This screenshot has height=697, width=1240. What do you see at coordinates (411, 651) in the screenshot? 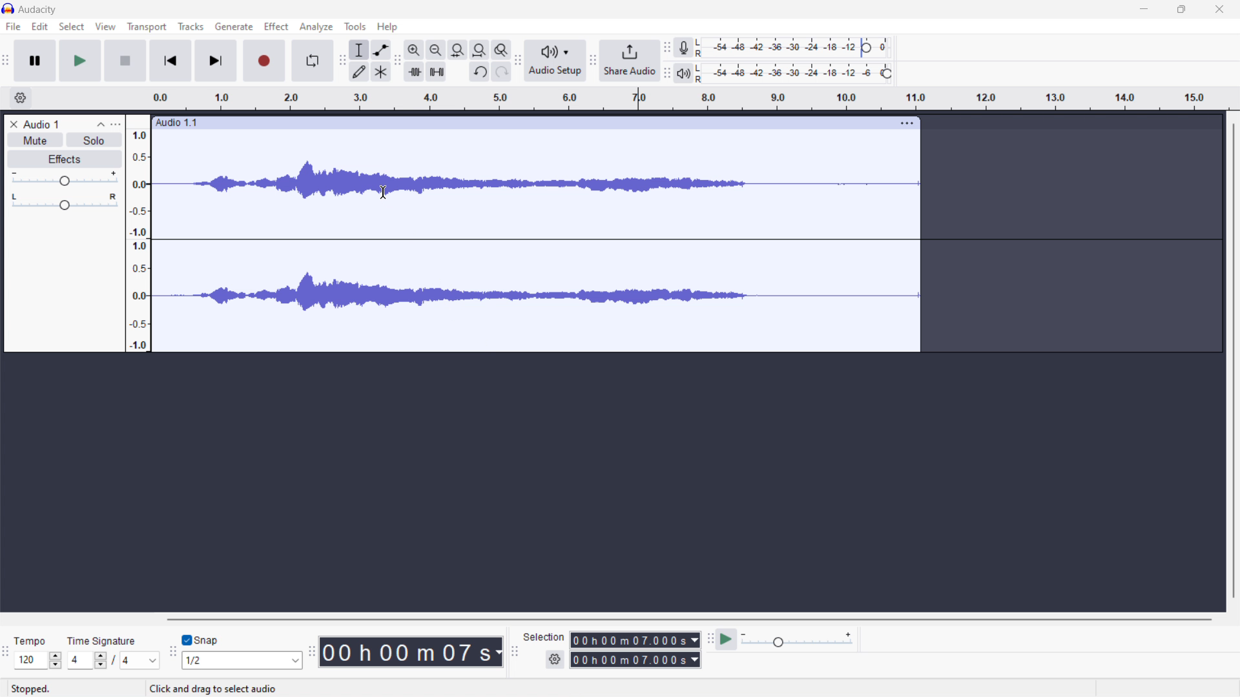
I see `00 h 00 m 07 s` at bounding box center [411, 651].